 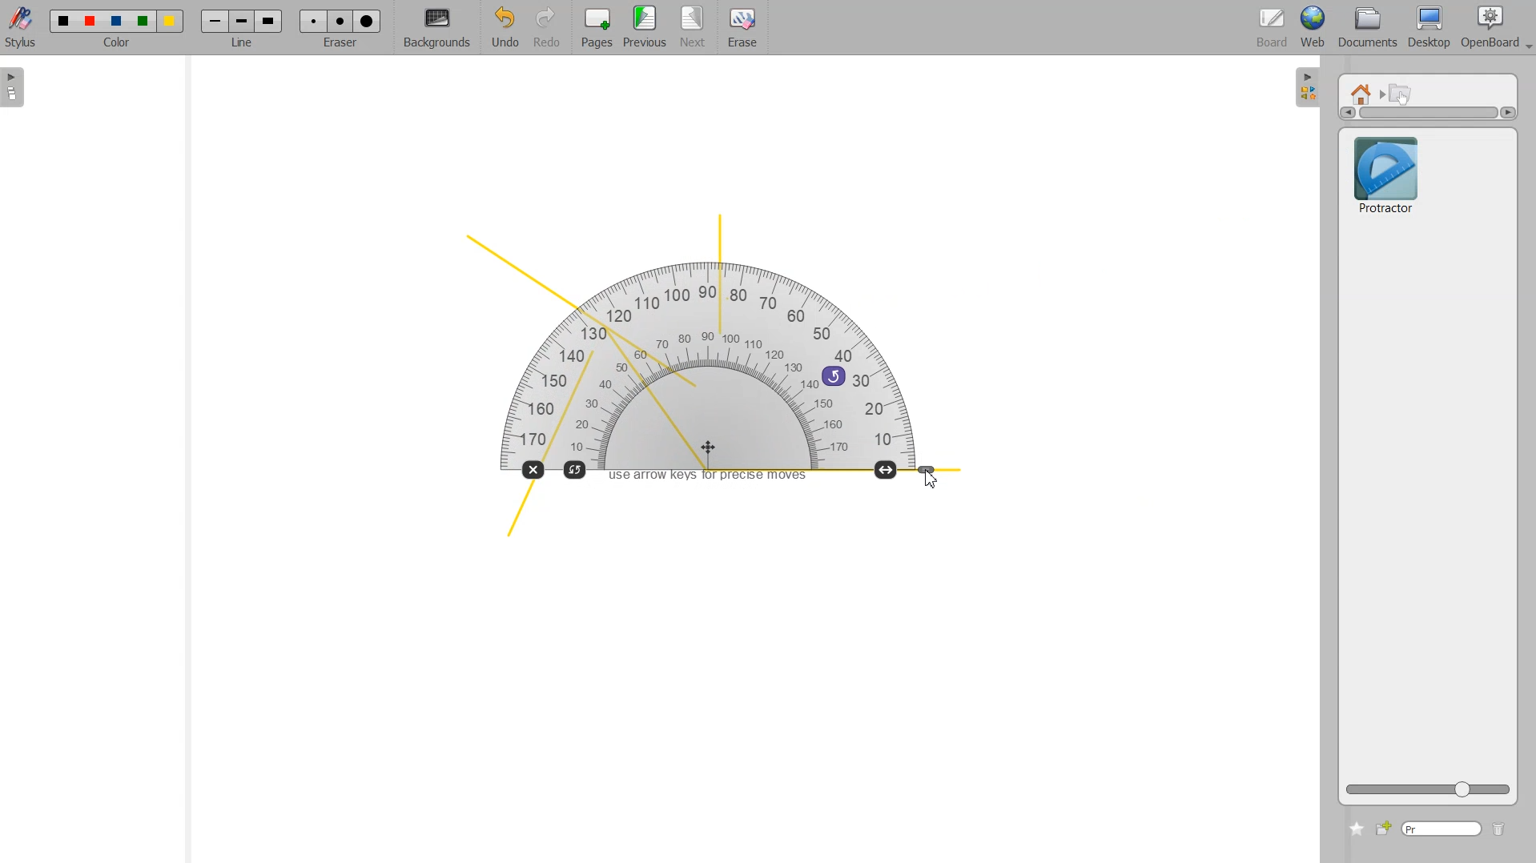 I want to click on Angle Scale, so click(x=927, y=471).